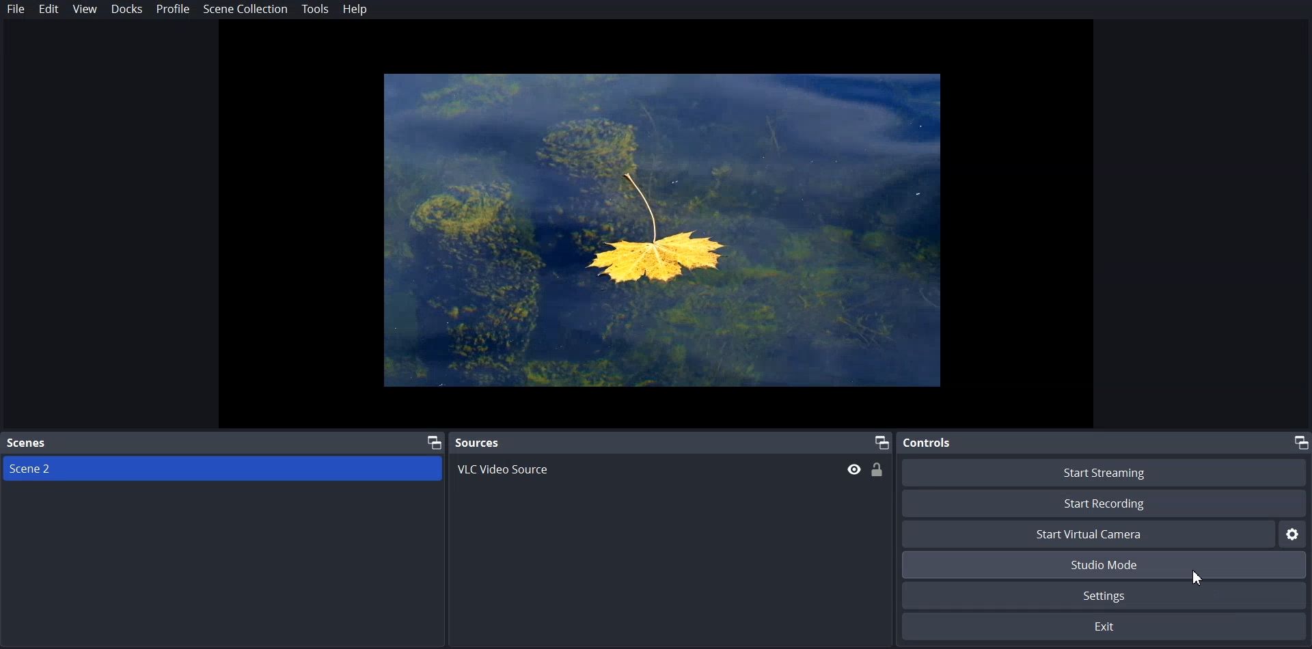 The image size is (1312, 649). Describe the element at coordinates (85, 10) in the screenshot. I see `View` at that location.